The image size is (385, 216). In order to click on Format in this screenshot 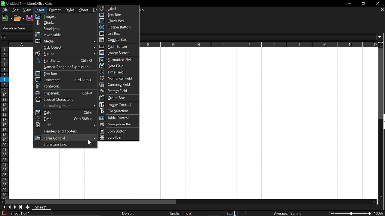, I will do `click(54, 10)`.